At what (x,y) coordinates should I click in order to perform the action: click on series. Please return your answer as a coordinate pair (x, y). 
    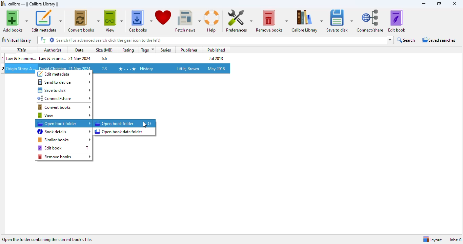
    Looking at the image, I should click on (166, 49).